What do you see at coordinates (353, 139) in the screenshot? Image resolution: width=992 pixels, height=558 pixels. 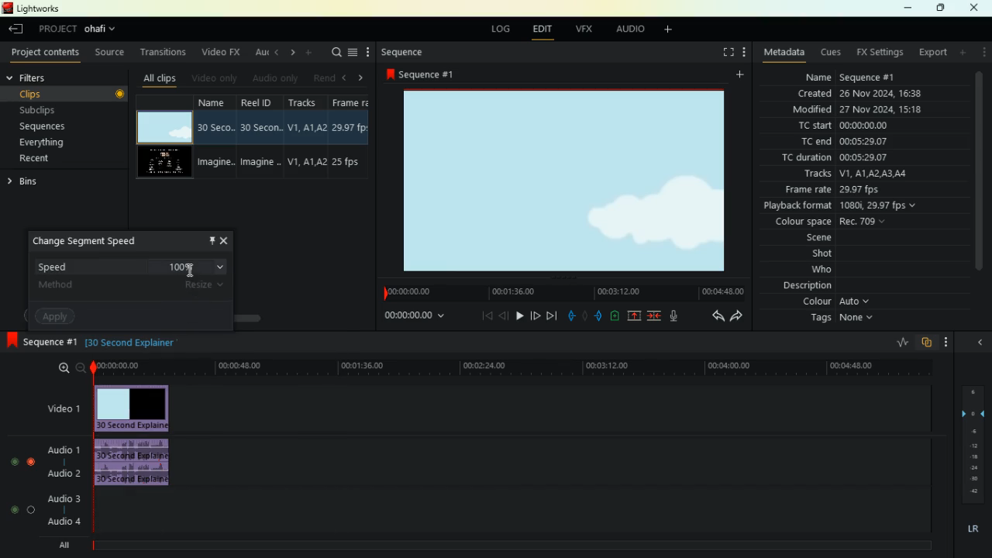 I see `fps` at bounding box center [353, 139].